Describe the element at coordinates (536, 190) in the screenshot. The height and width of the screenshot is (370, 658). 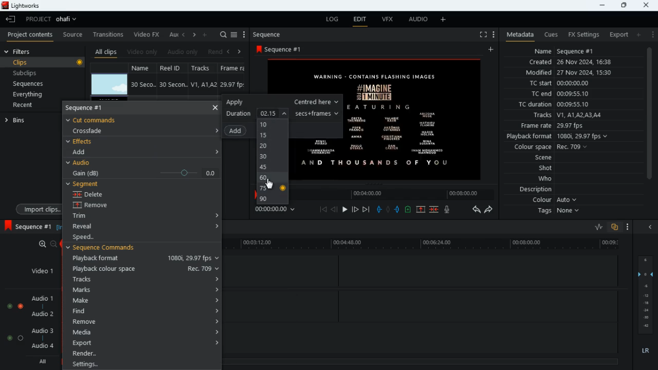
I see `description` at that location.